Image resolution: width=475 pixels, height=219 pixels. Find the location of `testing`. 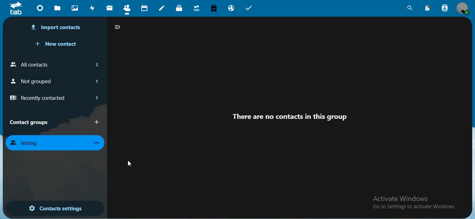

testing is located at coordinates (56, 143).